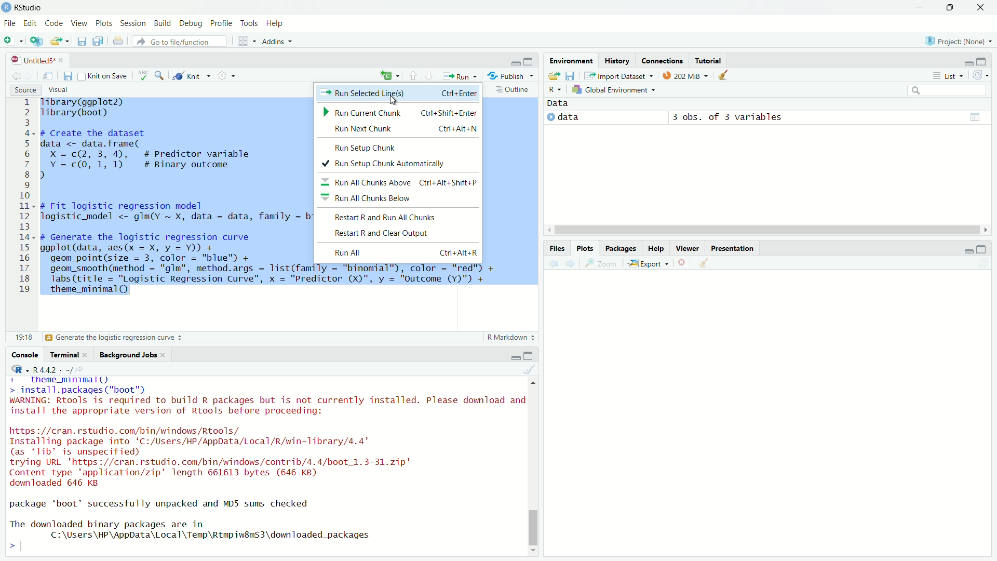 This screenshot has width=997, height=561. I want to click on Restart R and Run All Chunks, so click(396, 216).